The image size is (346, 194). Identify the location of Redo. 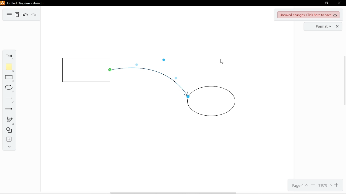
(34, 16).